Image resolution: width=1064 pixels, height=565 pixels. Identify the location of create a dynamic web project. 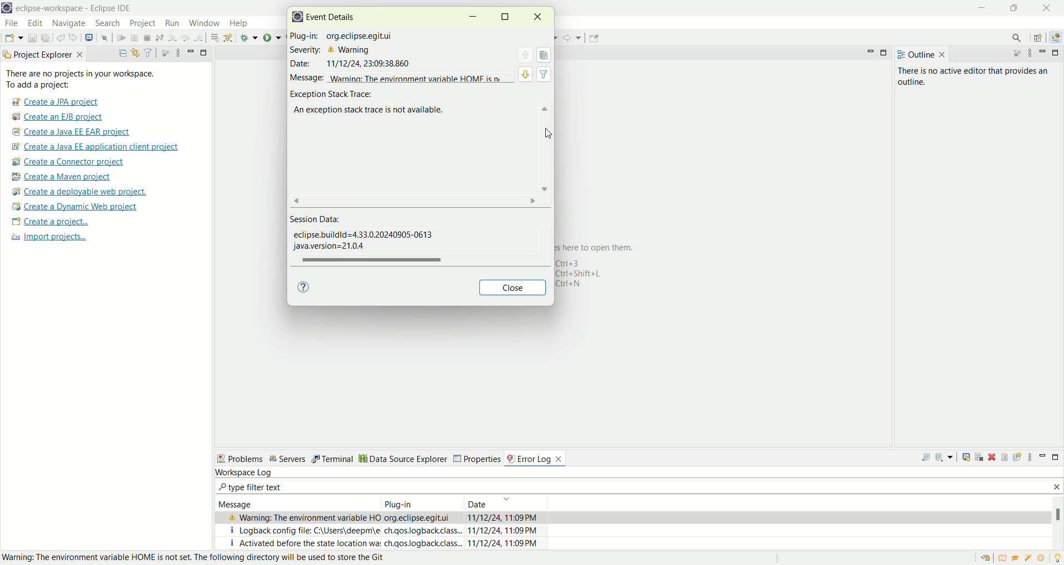
(75, 207).